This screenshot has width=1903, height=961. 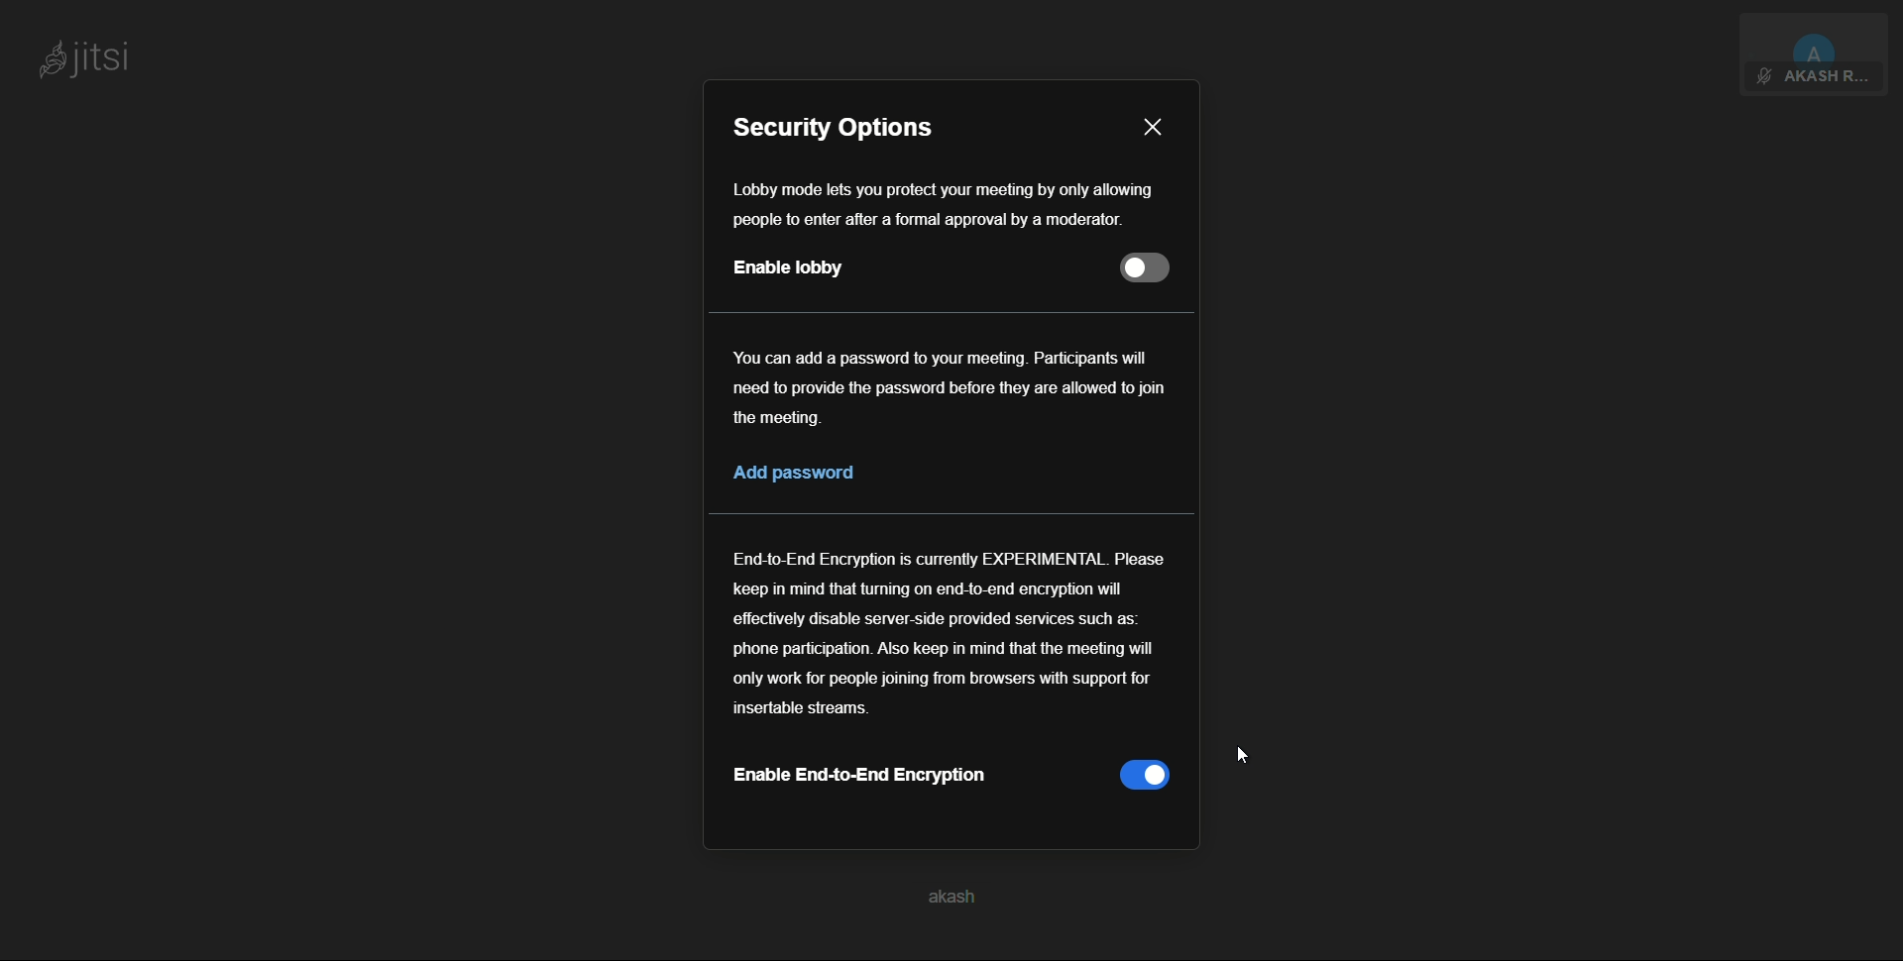 What do you see at coordinates (951, 637) in the screenshot?
I see `End-to-End Encryption is currently EXPERIMENTAL. Please
keep in mind that turning on end-to-end encryption will
effectively disable server-side provided services such as
phone participation. Also keep in mind that the meeting will
only work for people joining from browsers with support for
insertable streams.` at bounding box center [951, 637].